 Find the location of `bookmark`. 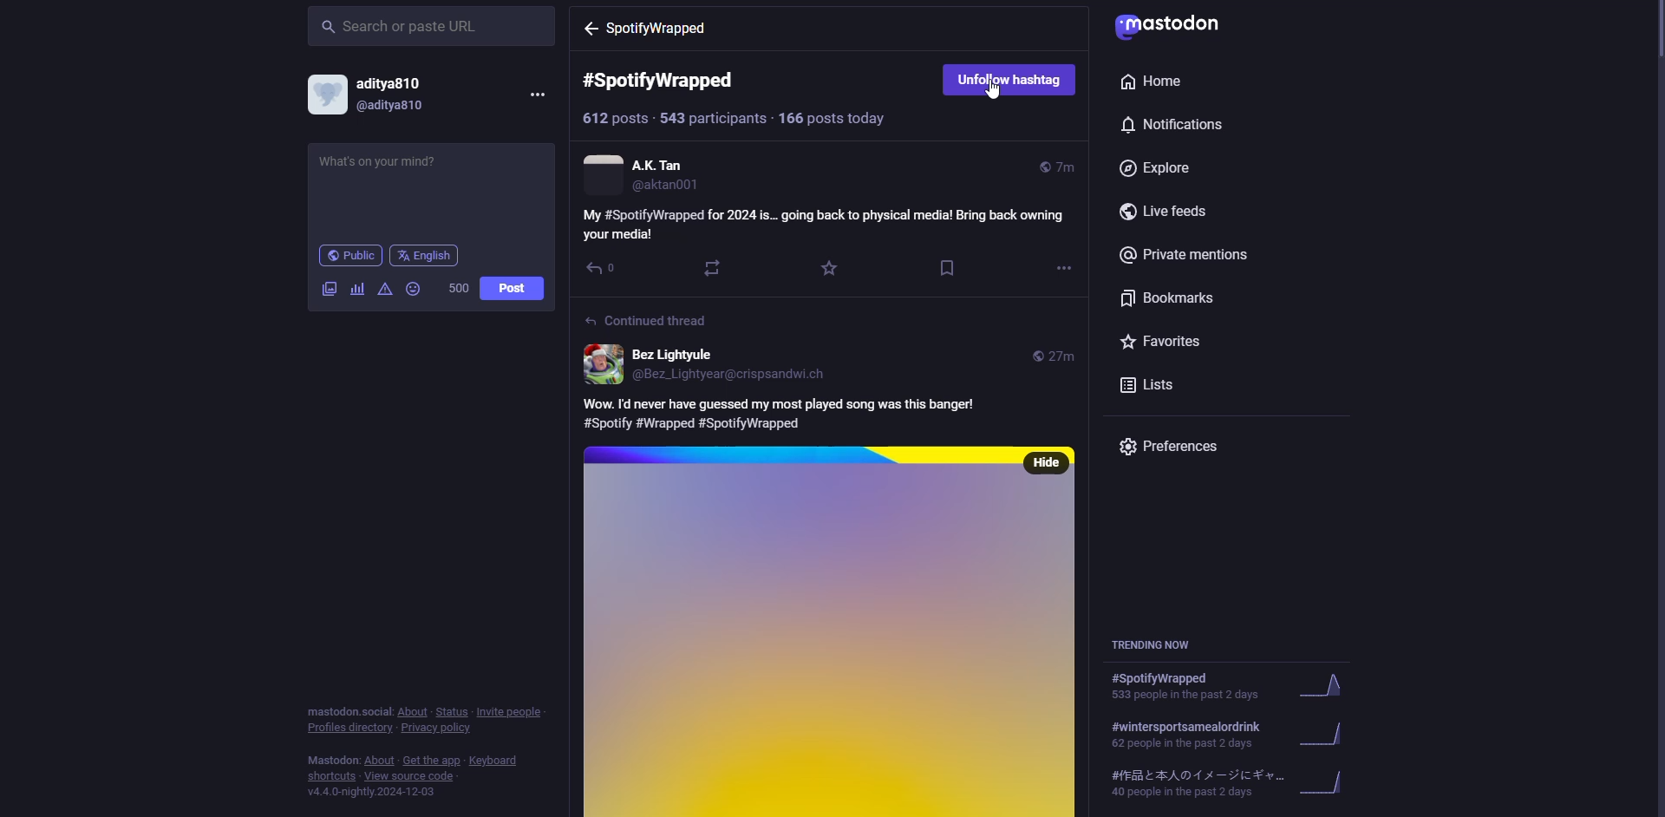

bookmark is located at coordinates (947, 266).